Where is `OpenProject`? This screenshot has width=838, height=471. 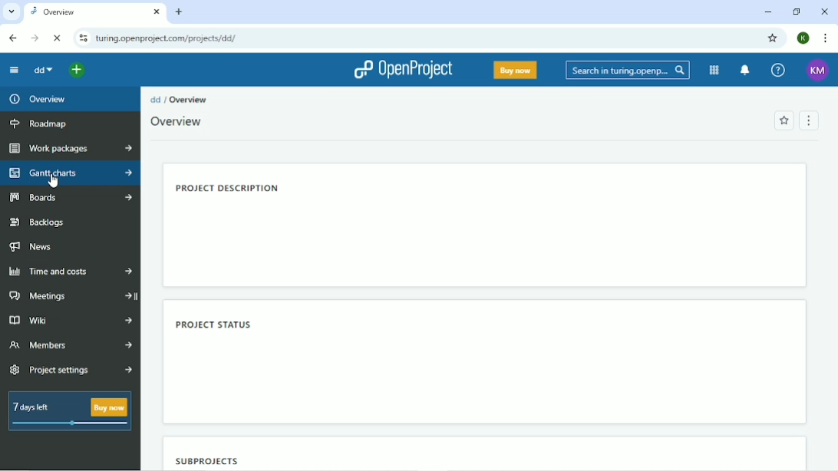
OpenProject is located at coordinates (404, 70).